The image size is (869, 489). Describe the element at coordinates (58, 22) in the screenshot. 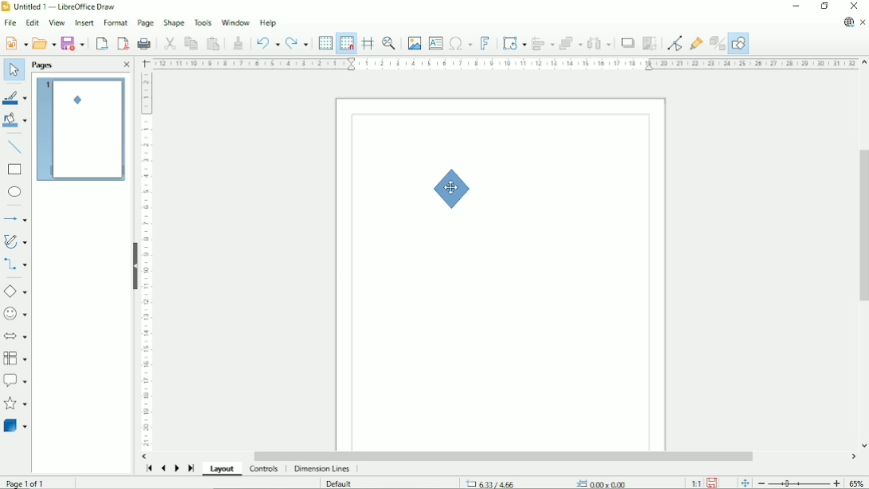

I see `View` at that location.